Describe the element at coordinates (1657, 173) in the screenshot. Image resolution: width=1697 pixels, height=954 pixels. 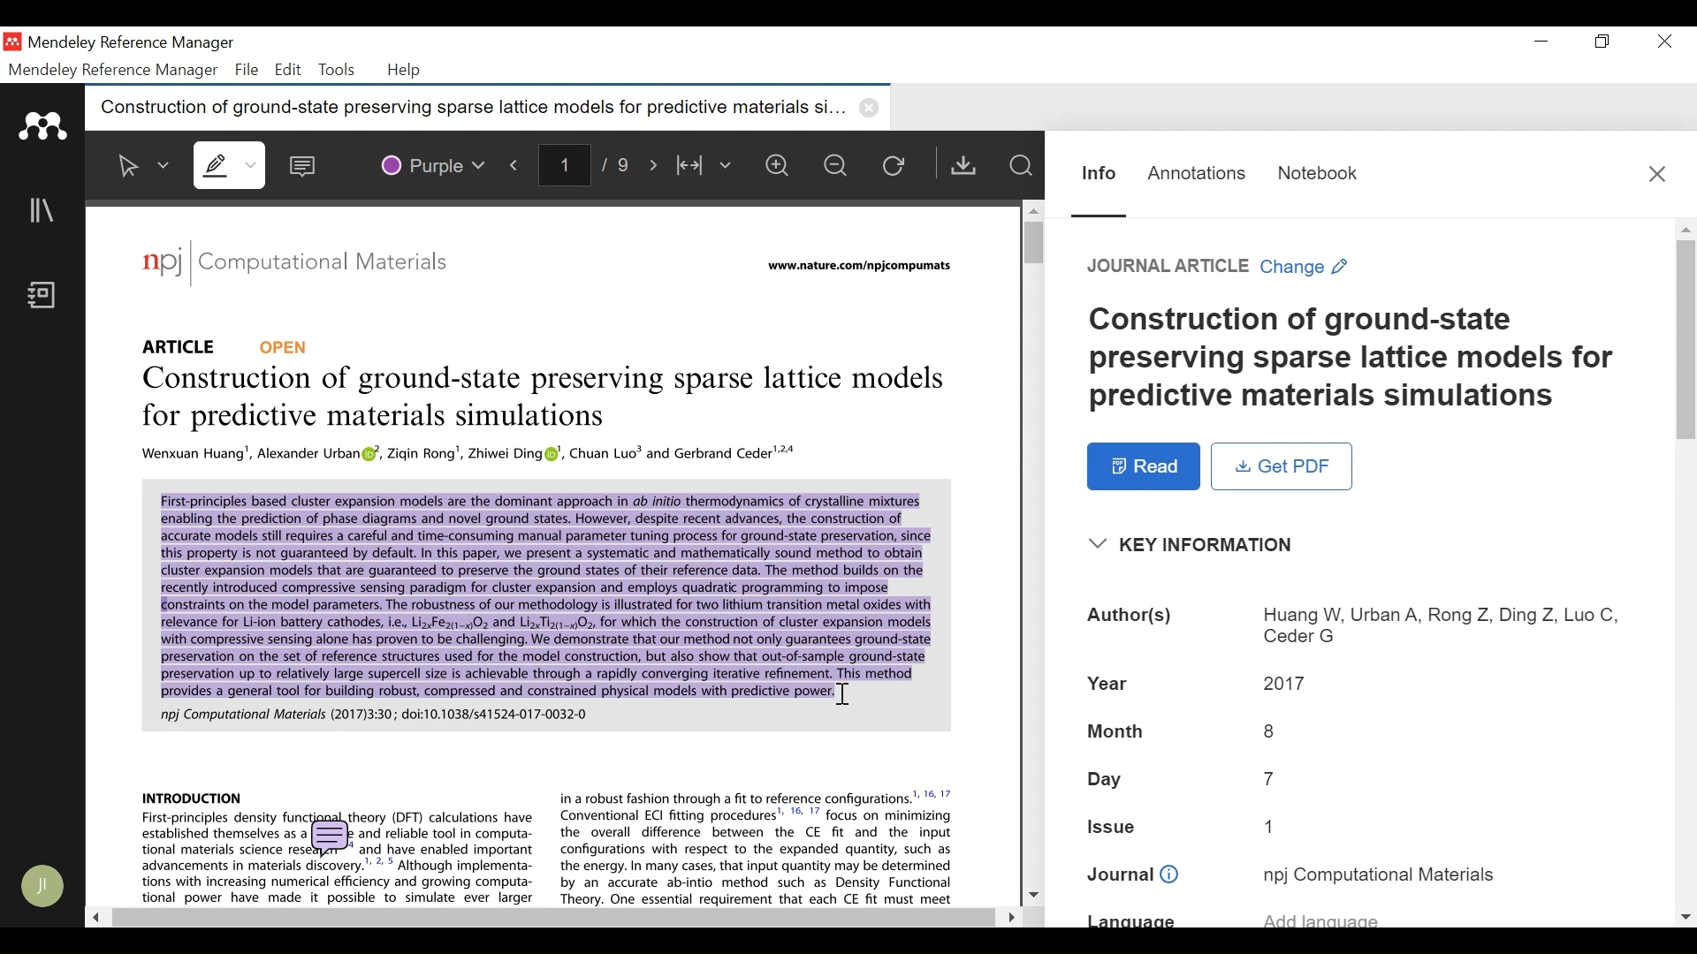
I see `Close` at that location.